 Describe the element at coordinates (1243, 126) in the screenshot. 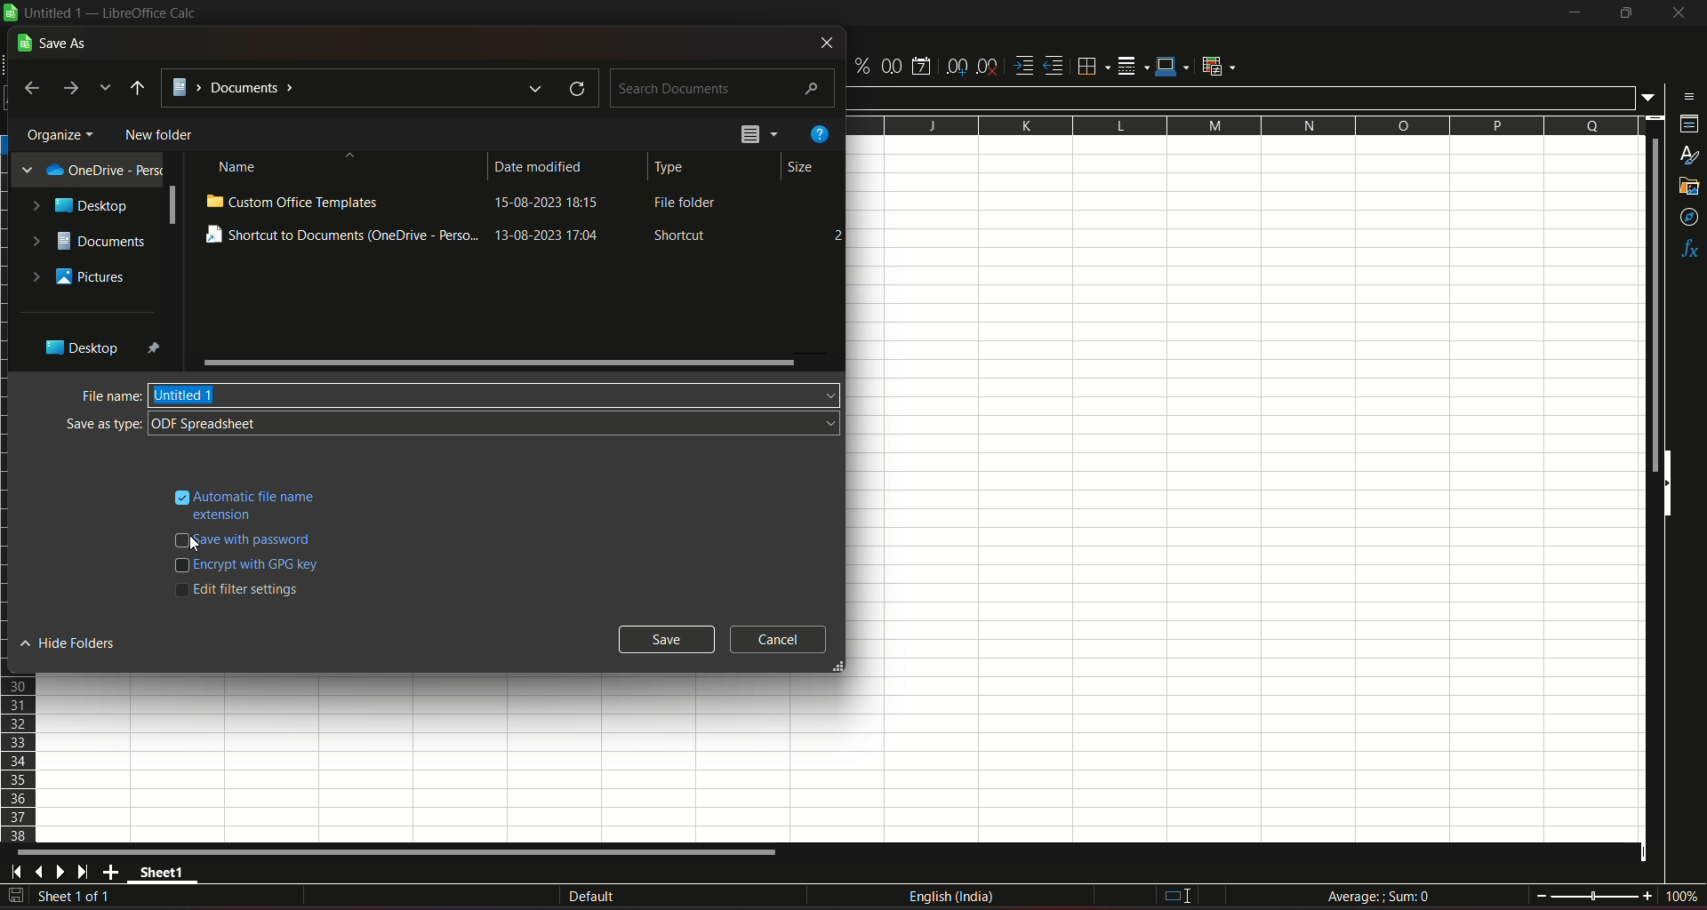

I see `columns` at that location.